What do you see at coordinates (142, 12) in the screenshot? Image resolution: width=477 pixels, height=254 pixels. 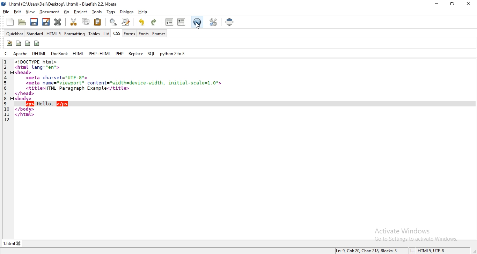 I see `help` at bounding box center [142, 12].